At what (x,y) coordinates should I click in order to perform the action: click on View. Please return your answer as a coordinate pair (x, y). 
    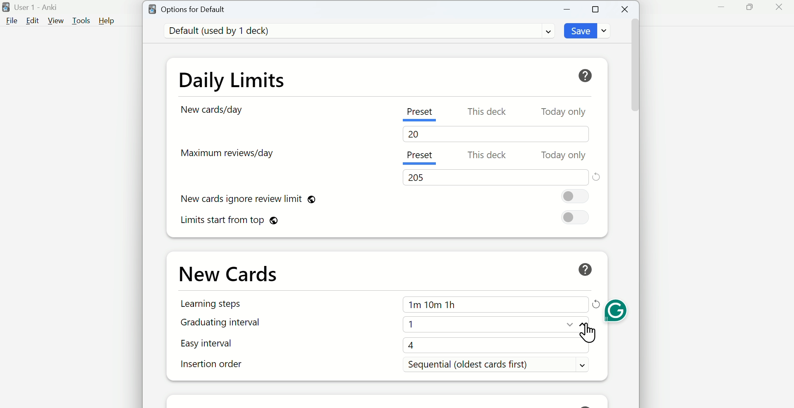
    Looking at the image, I should click on (57, 21).